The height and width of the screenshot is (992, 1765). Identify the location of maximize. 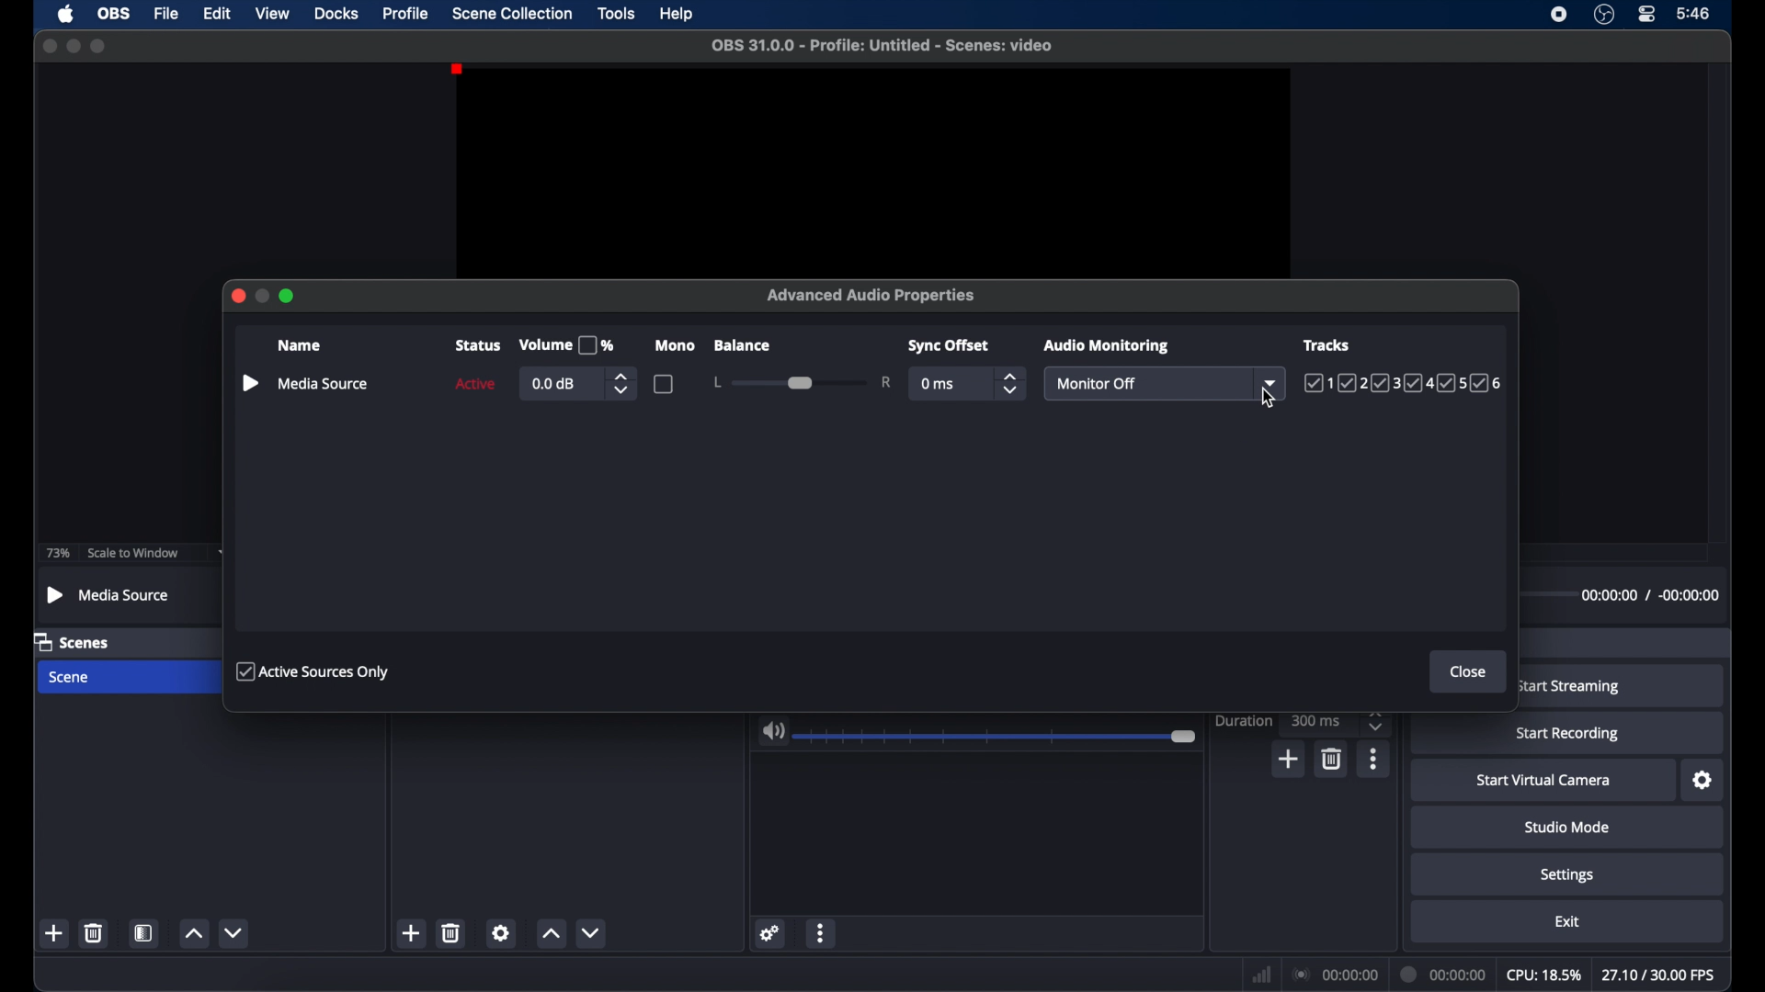
(289, 296).